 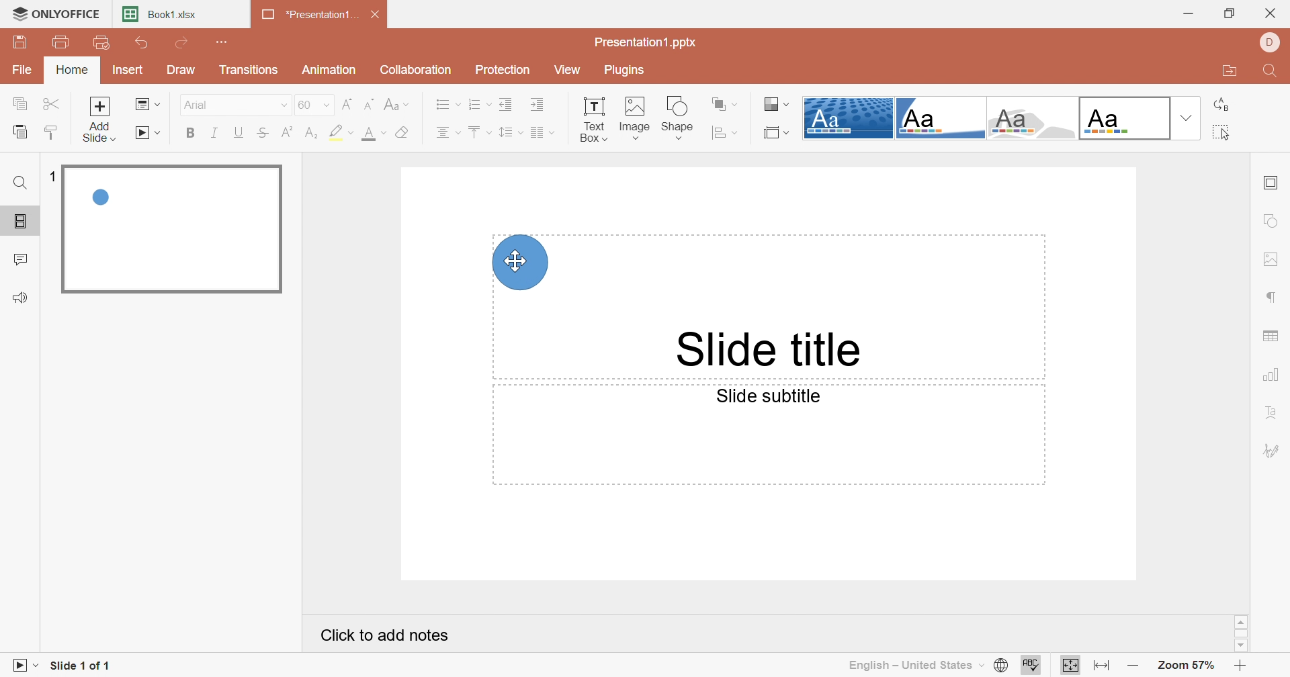 I want to click on Scroll up, so click(x=1241, y=622).